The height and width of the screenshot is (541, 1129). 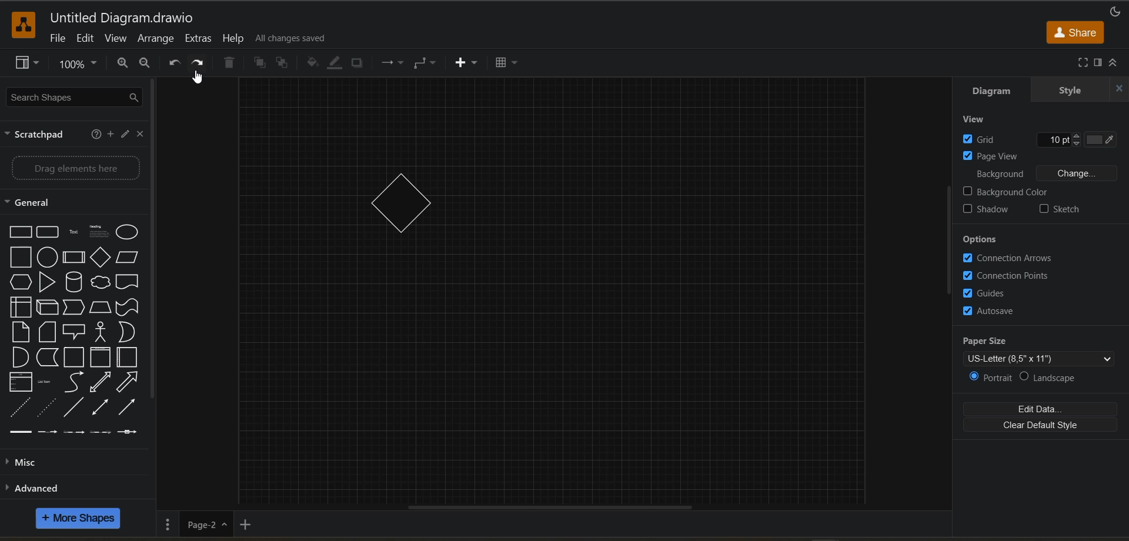 What do you see at coordinates (46, 257) in the screenshot?
I see `circle` at bounding box center [46, 257].